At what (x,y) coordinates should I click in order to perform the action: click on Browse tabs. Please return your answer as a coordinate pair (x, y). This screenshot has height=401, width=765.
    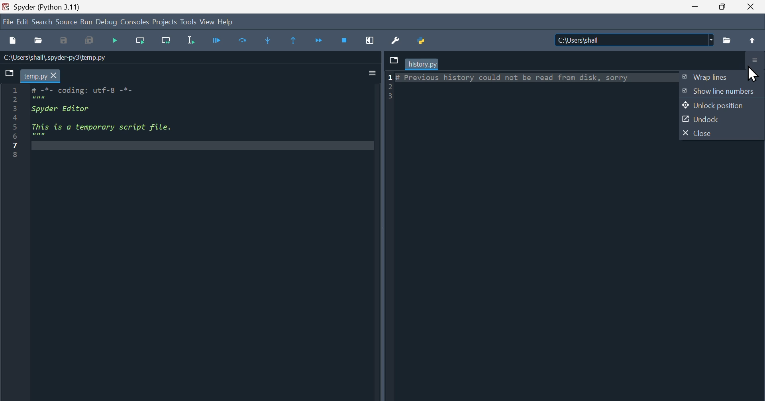
    Looking at the image, I should click on (393, 61).